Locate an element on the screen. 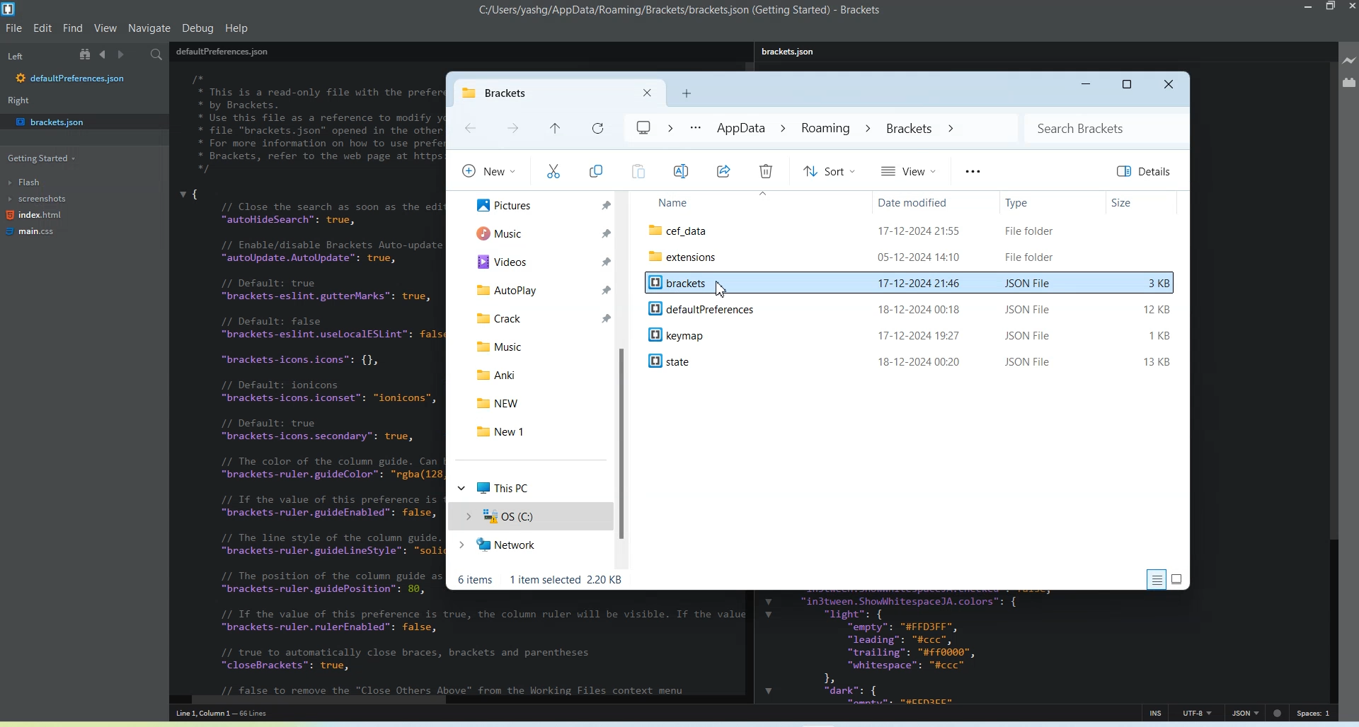 The image size is (1359, 727). Close is located at coordinates (1170, 86).